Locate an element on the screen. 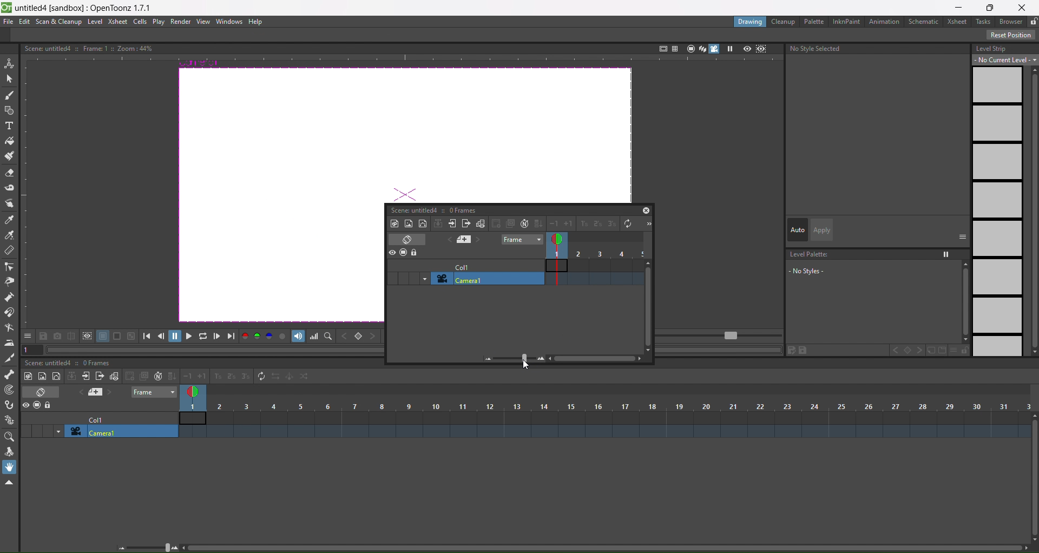 This screenshot has height=553, width=1039. hook tool is located at coordinates (10, 405).